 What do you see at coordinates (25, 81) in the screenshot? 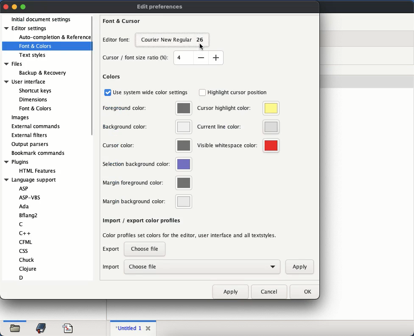
I see `User interface` at bounding box center [25, 81].